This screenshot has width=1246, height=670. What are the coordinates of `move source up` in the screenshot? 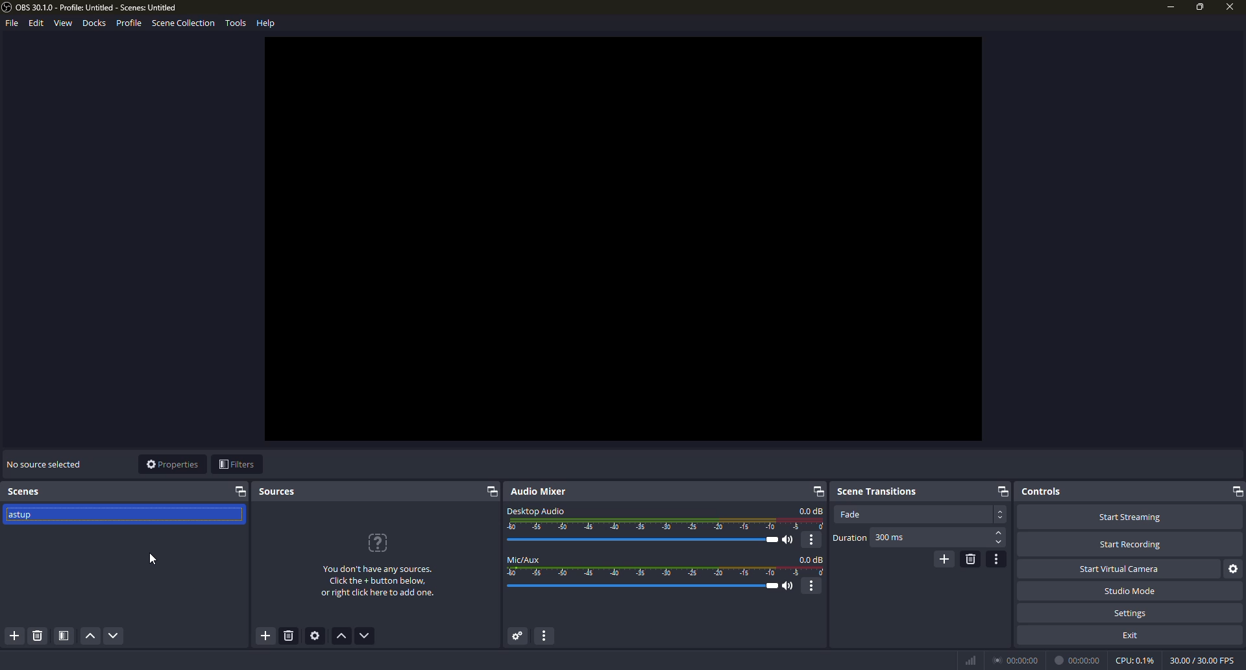 It's located at (343, 637).